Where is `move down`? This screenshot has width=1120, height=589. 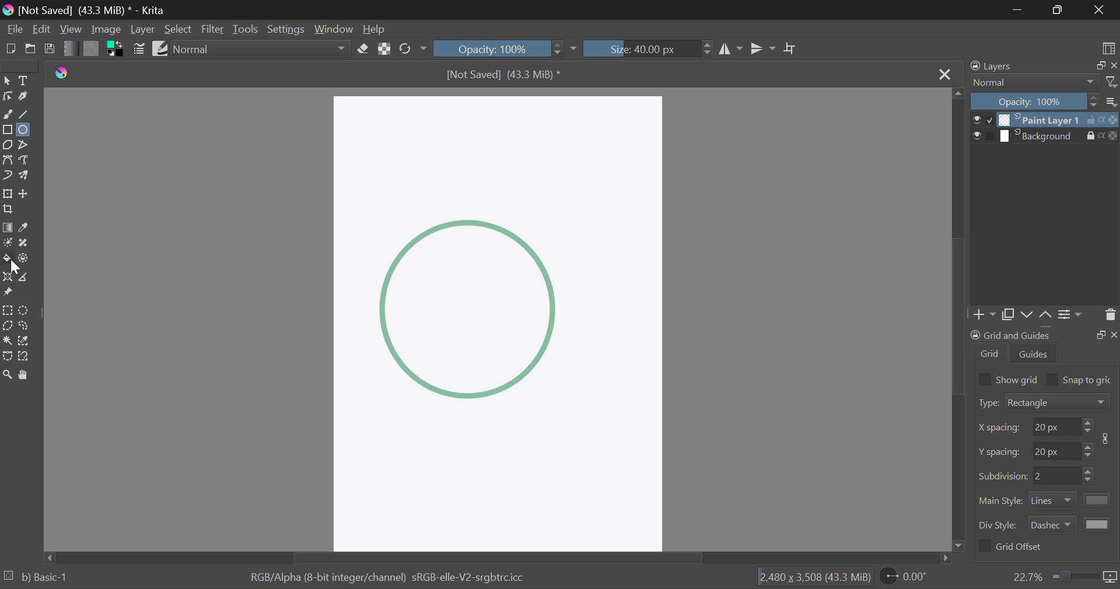 move down is located at coordinates (960, 544).